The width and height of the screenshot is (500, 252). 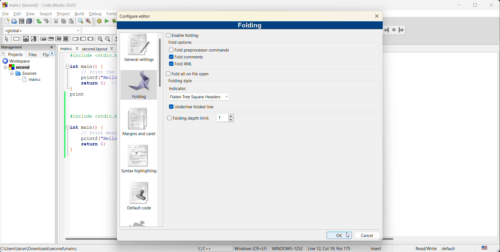 What do you see at coordinates (42, 248) in the screenshot?
I see `file location` at bounding box center [42, 248].